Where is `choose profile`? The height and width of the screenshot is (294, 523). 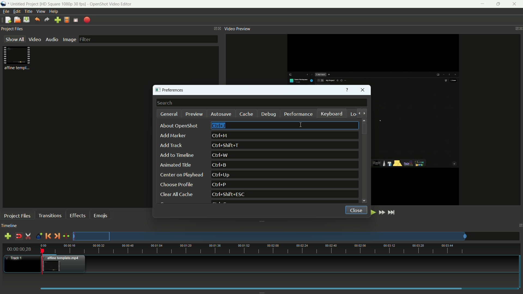 choose profile is located at coordinates (176, 185).